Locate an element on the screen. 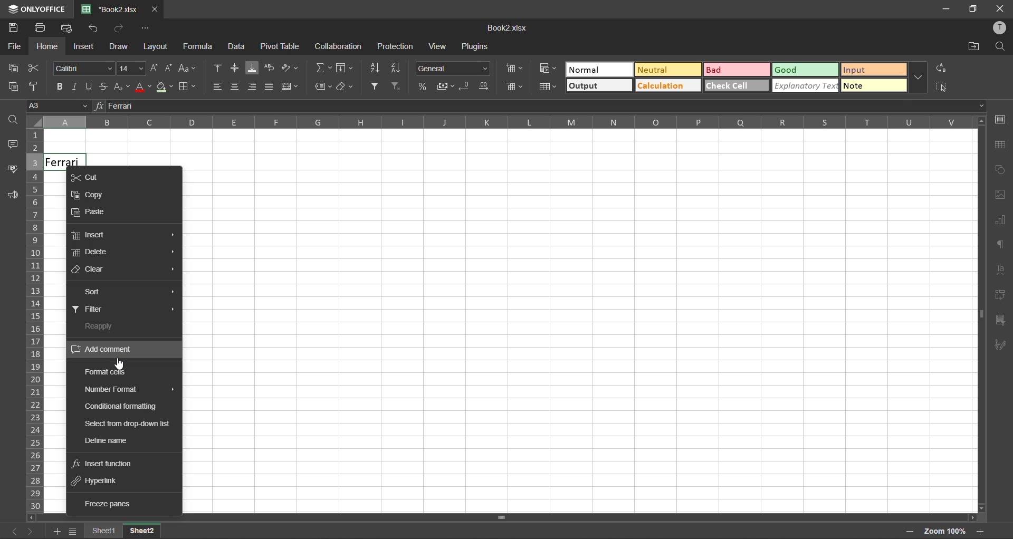 The image size is (1013, 539). font style is located at coordinates (83, 68).